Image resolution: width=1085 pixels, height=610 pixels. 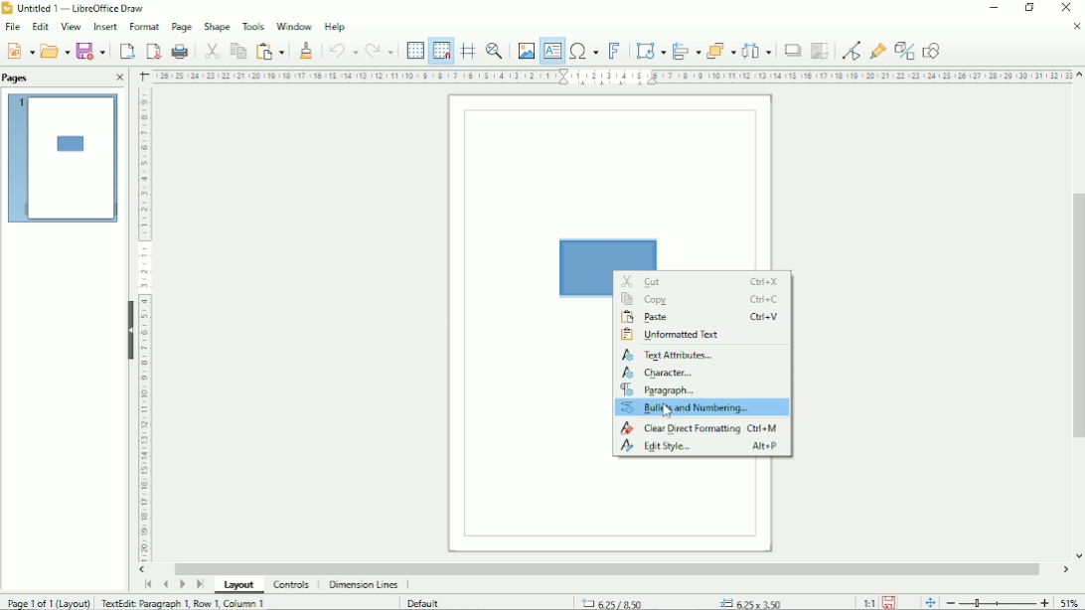 What do you see at coordinates (905, 50) in the screenshot?
I see `Toggle extrusion` at bounding box center [905, 50].